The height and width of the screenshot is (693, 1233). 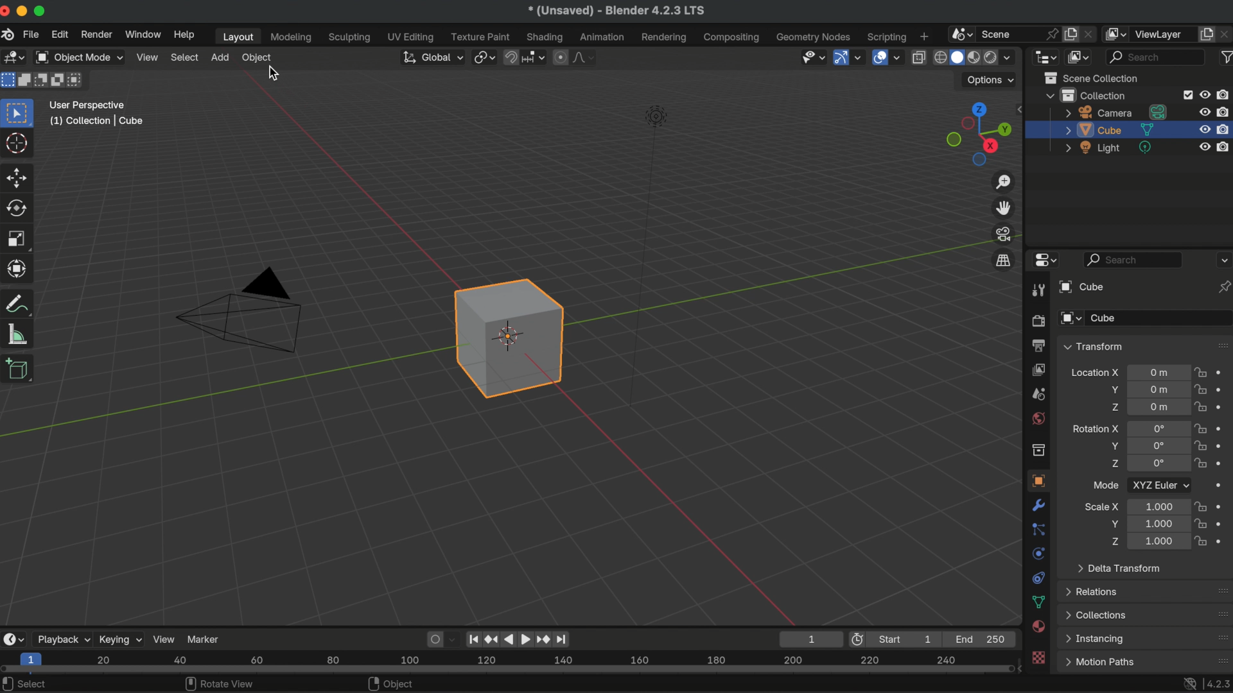 I want to click on viewport shading material preview mode, so click(x=972, y=58).